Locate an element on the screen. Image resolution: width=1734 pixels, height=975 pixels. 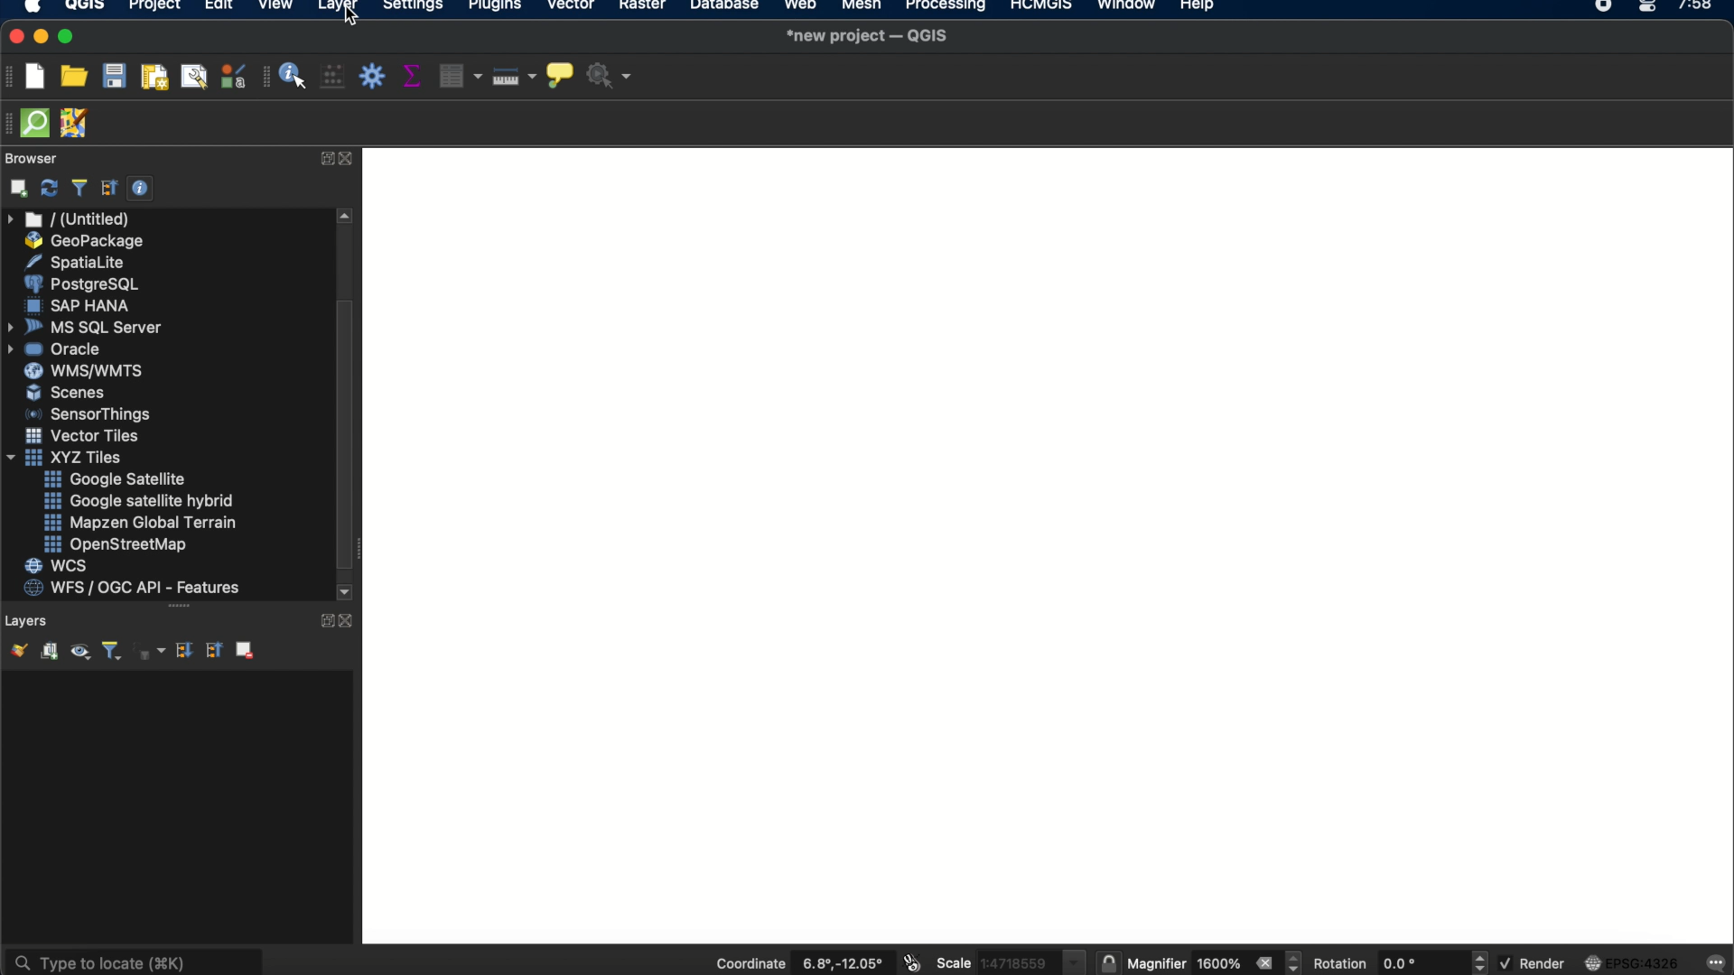
postgresql is located at coordinates (81, 284).